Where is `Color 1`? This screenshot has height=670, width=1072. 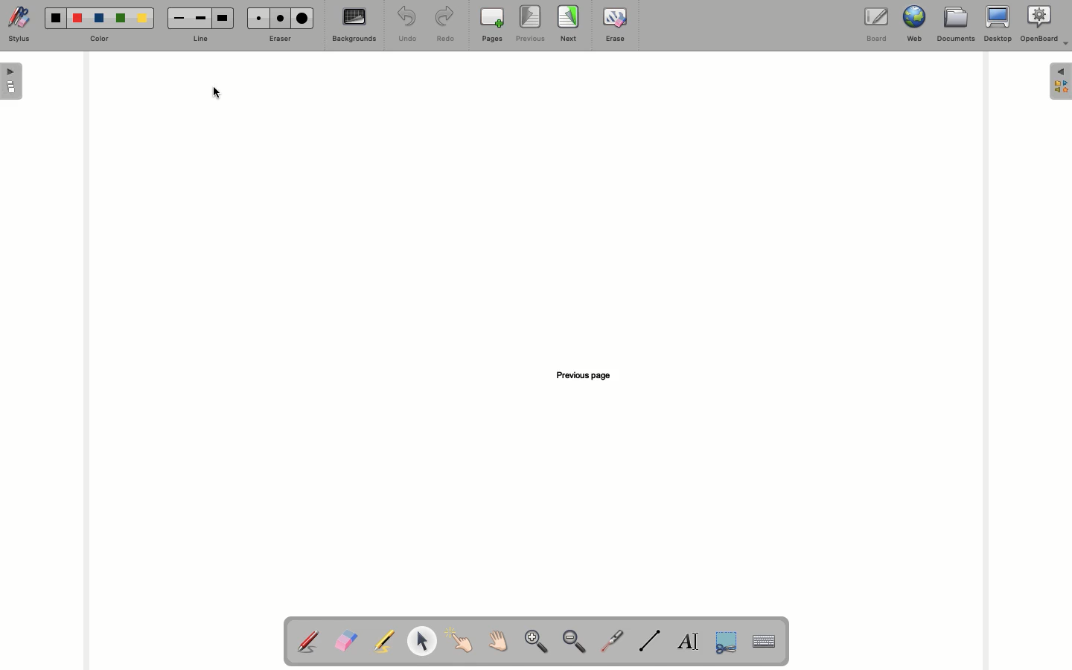
Color 1 is located at coordinates (56, 19).